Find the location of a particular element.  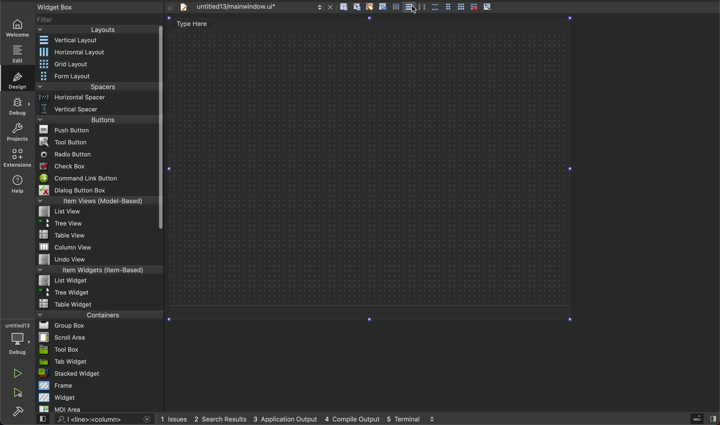

MDI Area is located at coordinates (96, 409).